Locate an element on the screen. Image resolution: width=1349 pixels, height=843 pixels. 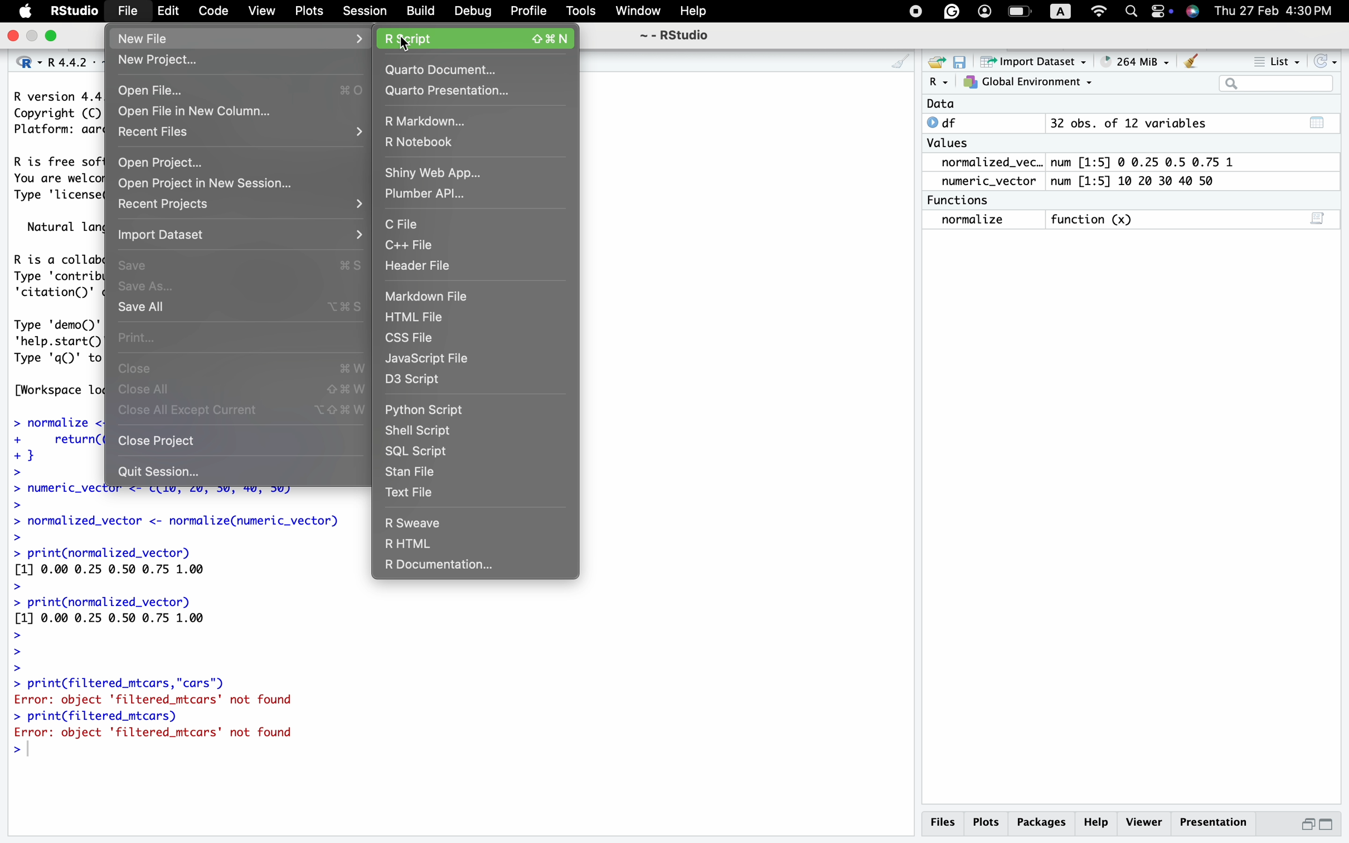
recent files is located at coordinates (242, 134).